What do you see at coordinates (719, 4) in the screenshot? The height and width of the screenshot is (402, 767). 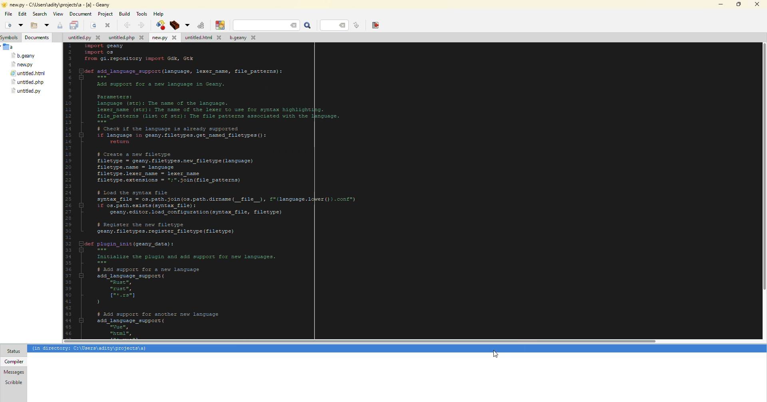 I see `minimize` at bounding box center [719, 4].